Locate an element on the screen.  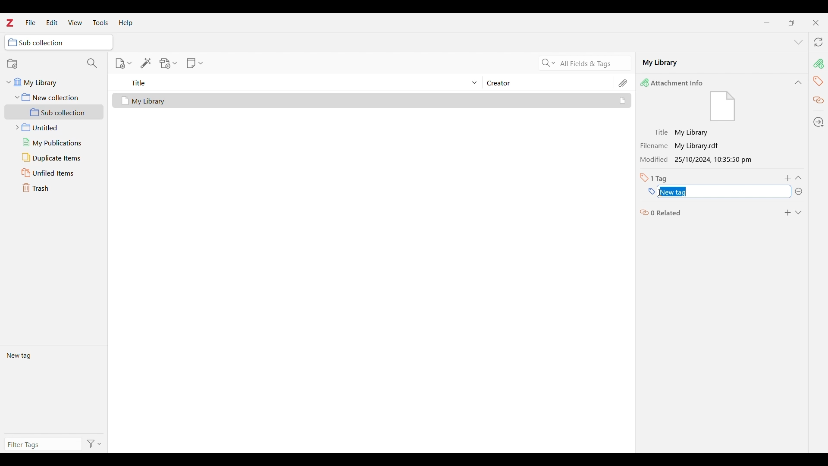
View menu is located at coordinates (75, 22).